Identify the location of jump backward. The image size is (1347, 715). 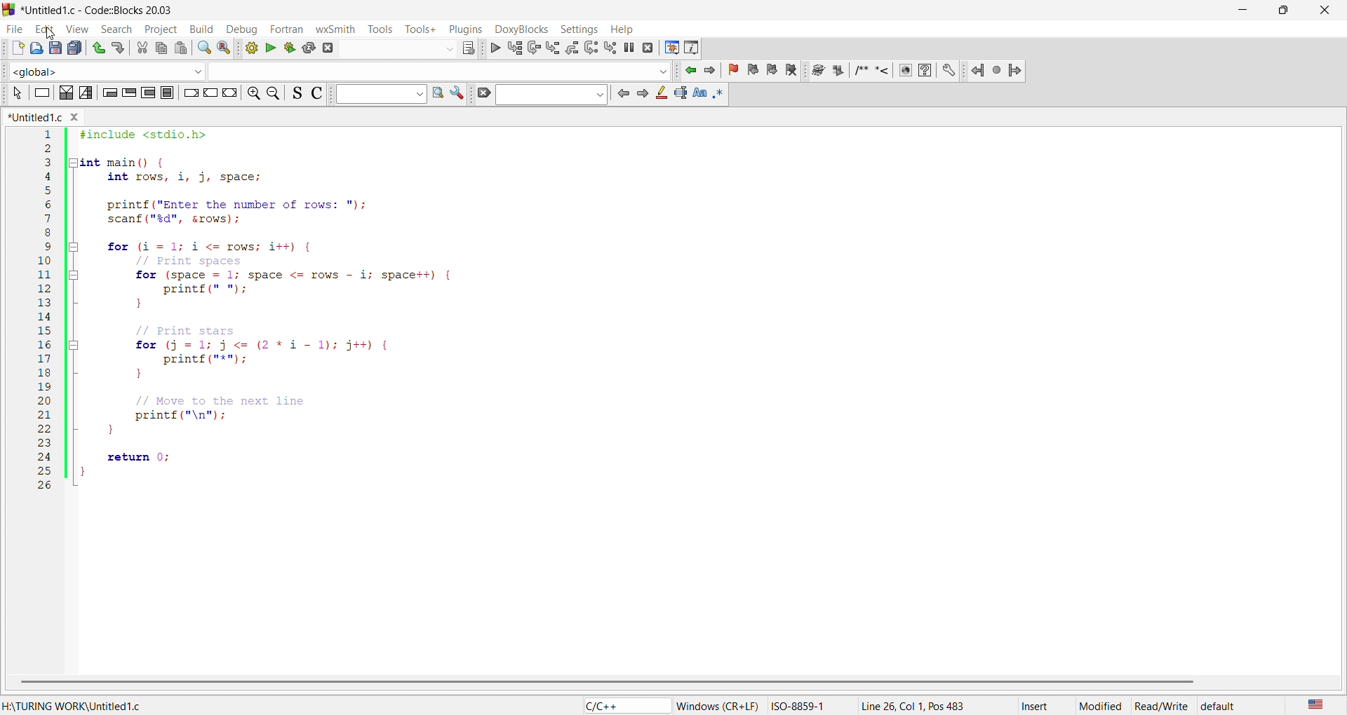
(690, 72).